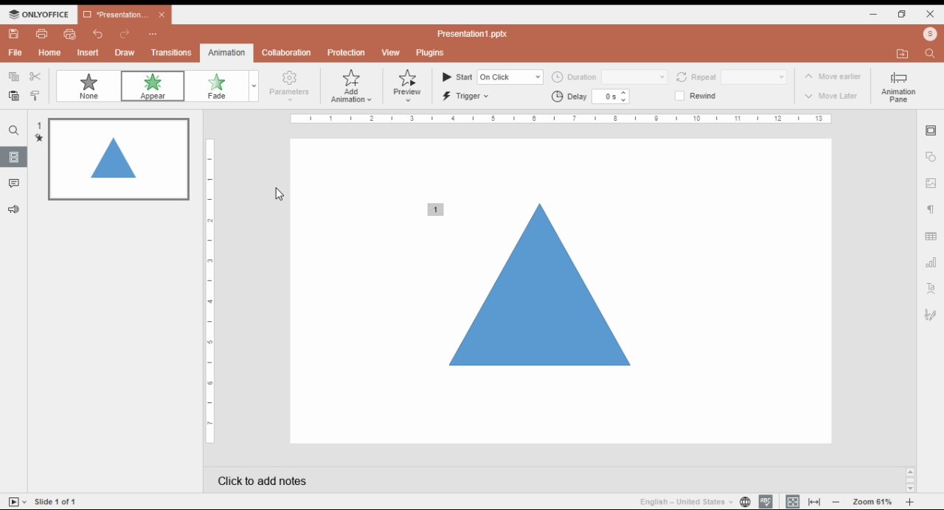 The image size is (944, 510). What do you see at coordinates (208, 292) in the screenshot?
I see `vertical scale` at bounding box center [208, 292].